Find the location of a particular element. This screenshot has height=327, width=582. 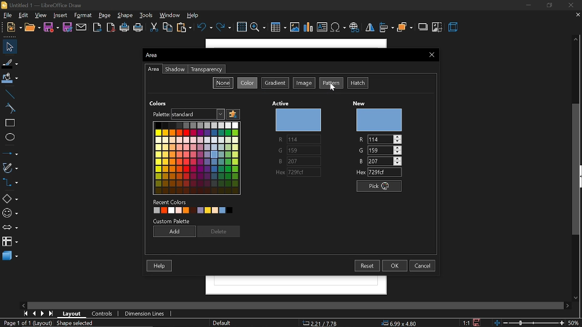

move down is located at coordinates (577, 297).